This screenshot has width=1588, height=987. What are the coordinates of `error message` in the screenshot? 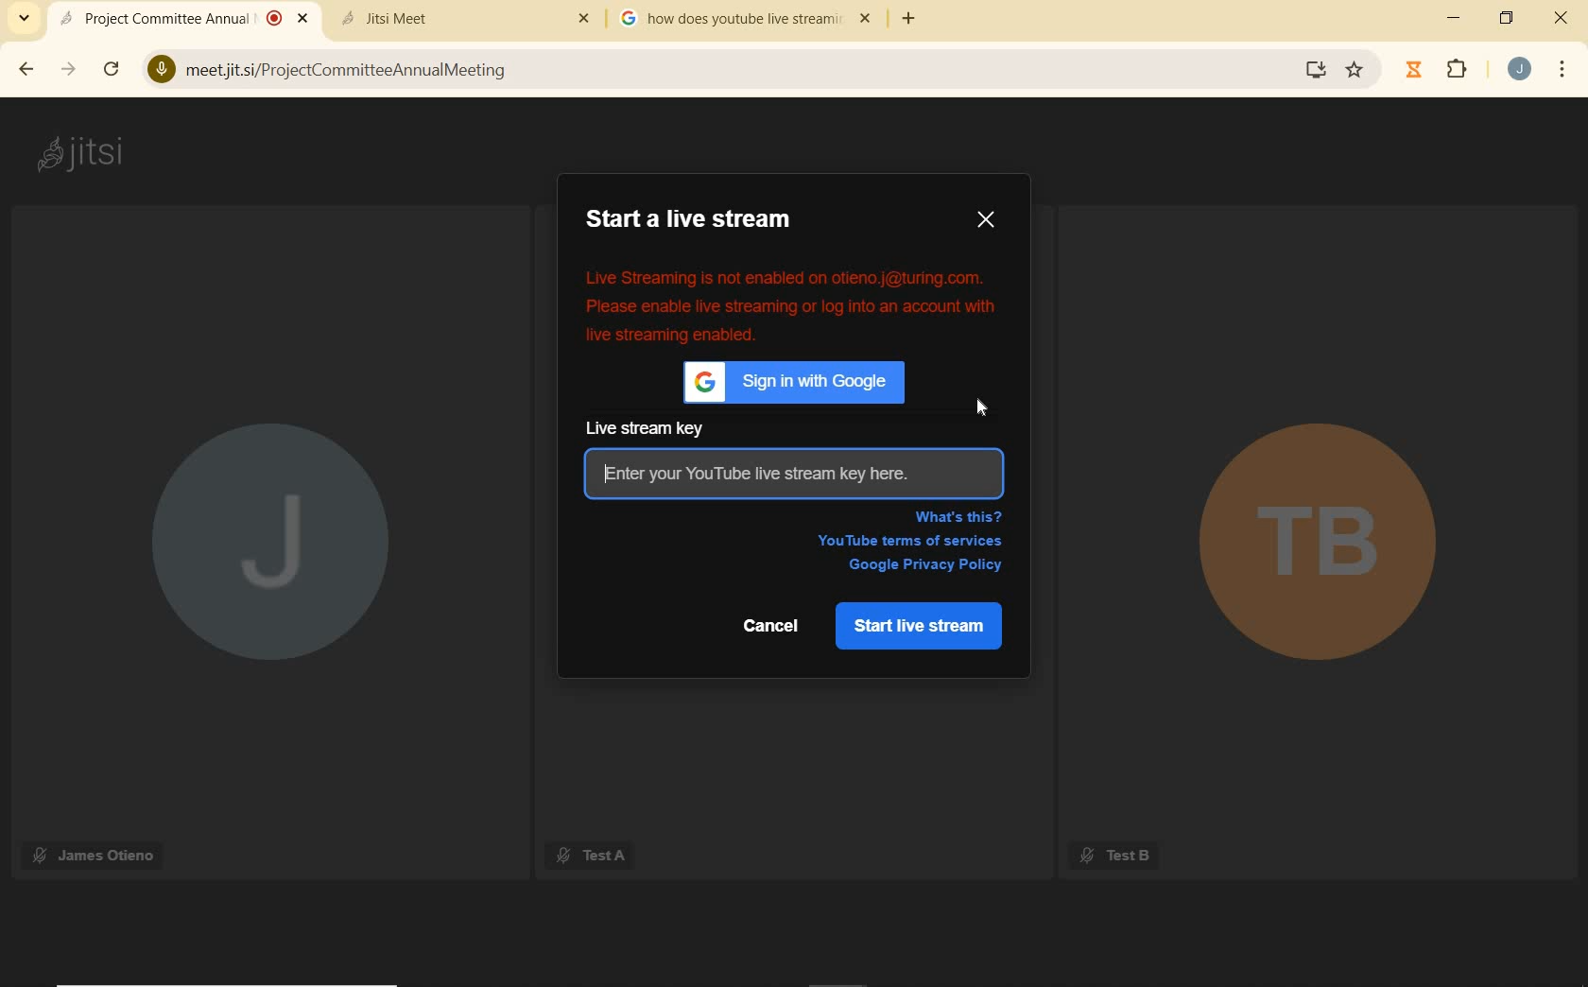 It's located at (791, 306).